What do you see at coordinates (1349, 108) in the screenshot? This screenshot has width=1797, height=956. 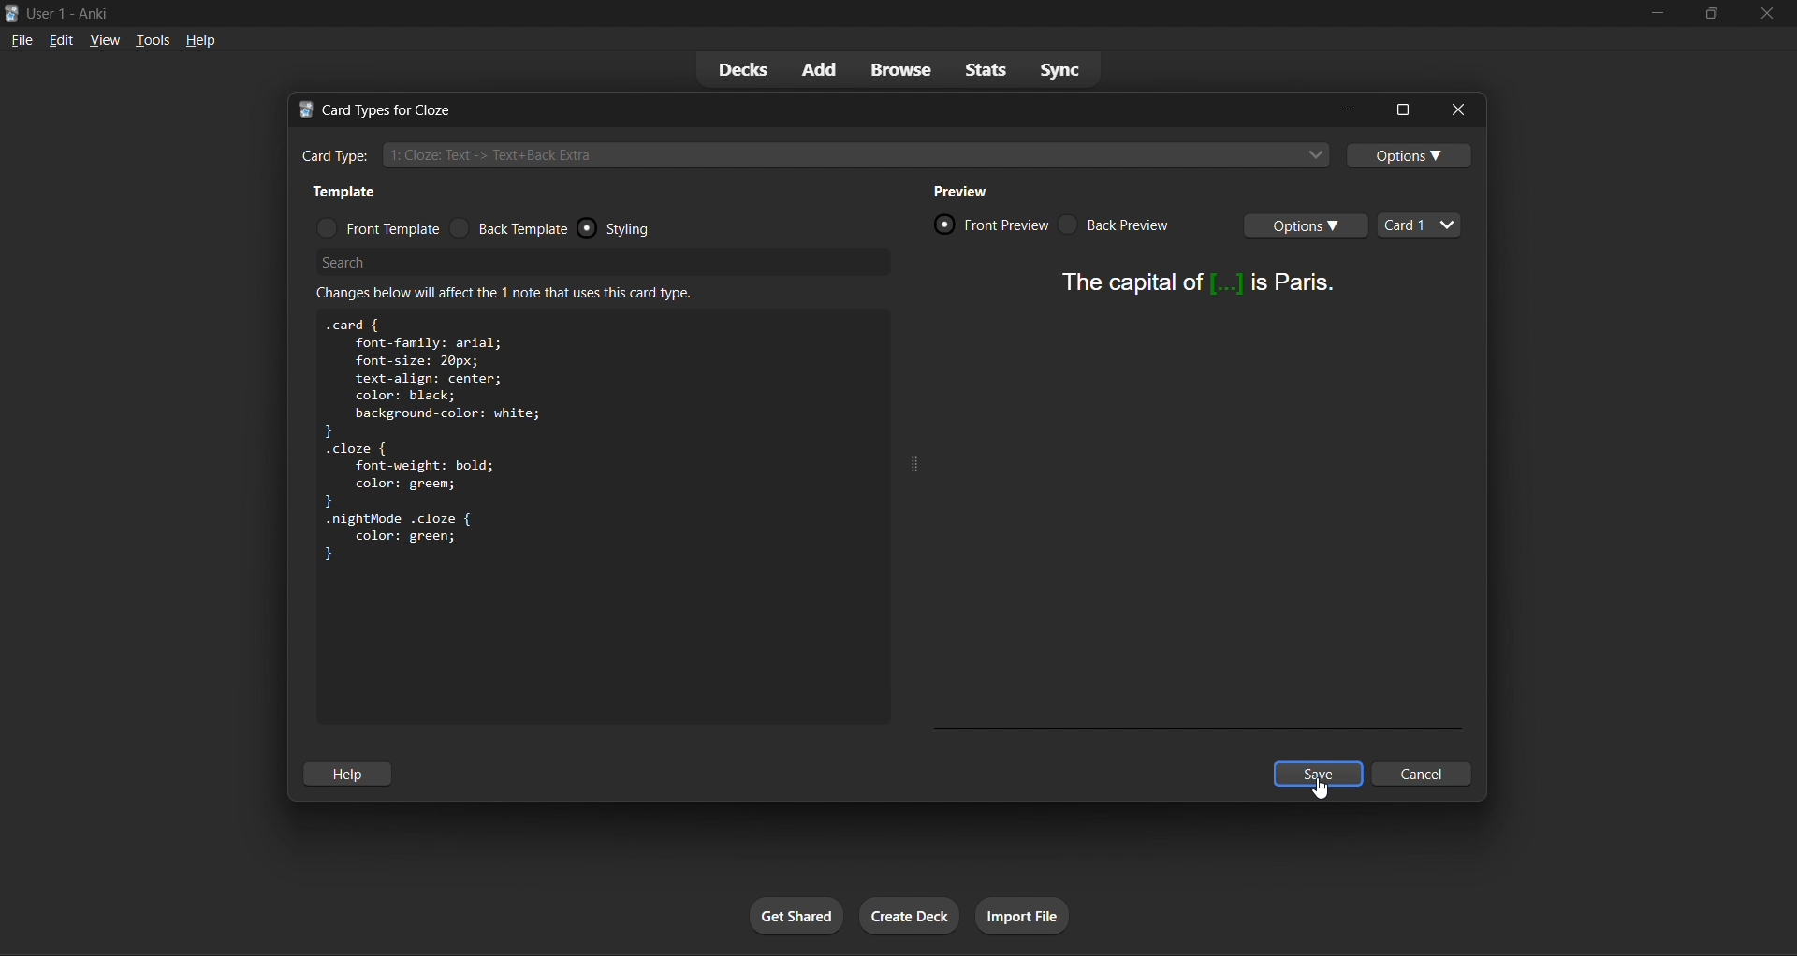 I see `minimize` at bounding box center [1349, 108].